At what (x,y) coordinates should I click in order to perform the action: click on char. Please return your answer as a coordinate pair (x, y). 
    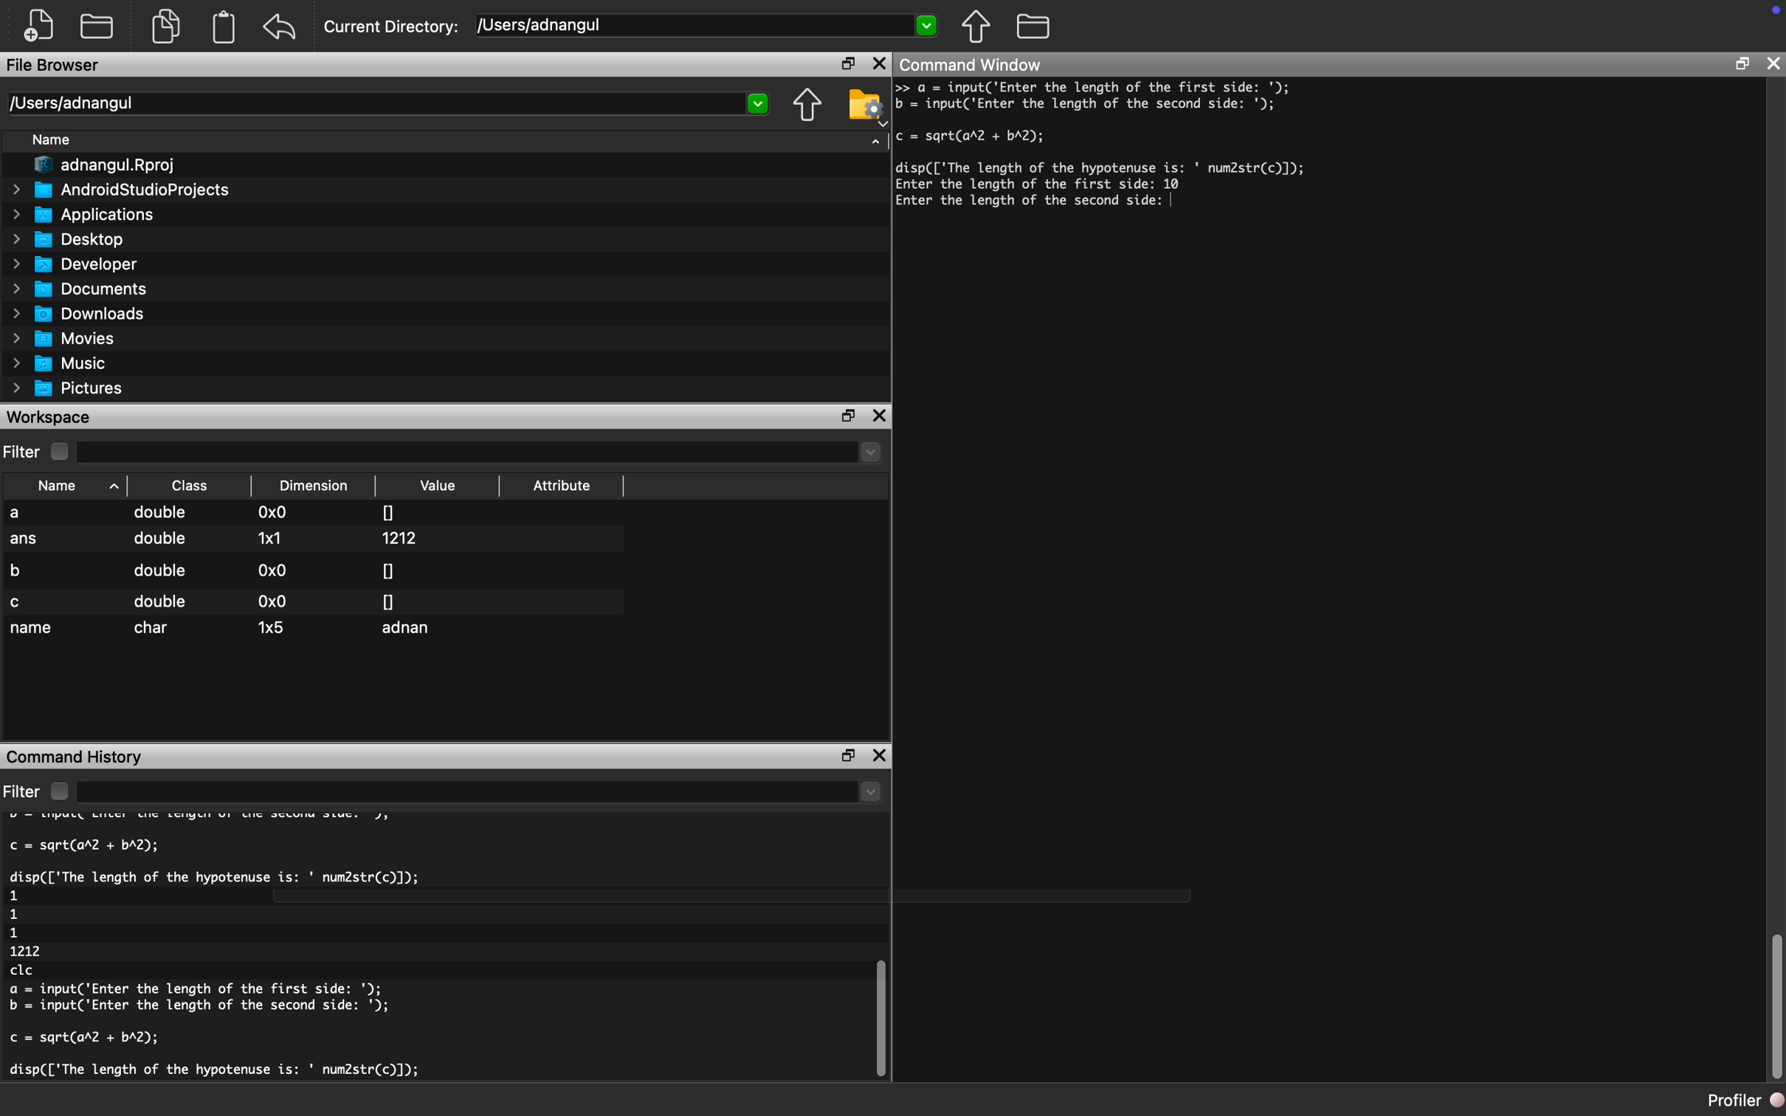
    Looking at the image, I should click on (156, 628).